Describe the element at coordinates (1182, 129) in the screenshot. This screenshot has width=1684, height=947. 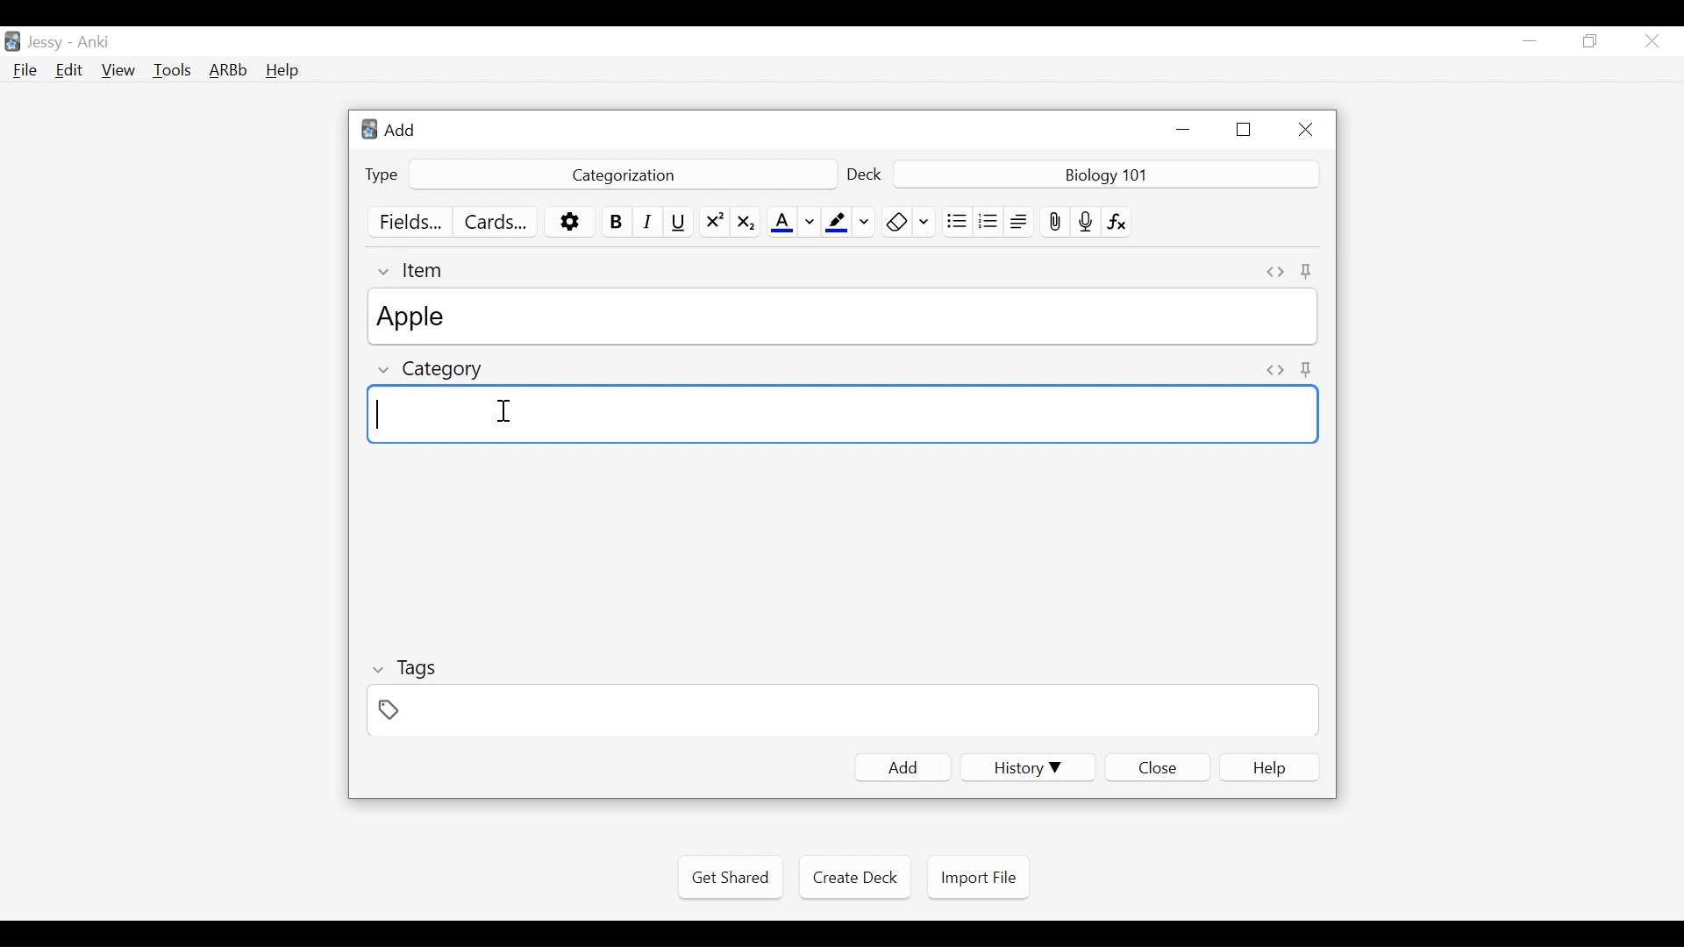
I see `minimize` at that location.